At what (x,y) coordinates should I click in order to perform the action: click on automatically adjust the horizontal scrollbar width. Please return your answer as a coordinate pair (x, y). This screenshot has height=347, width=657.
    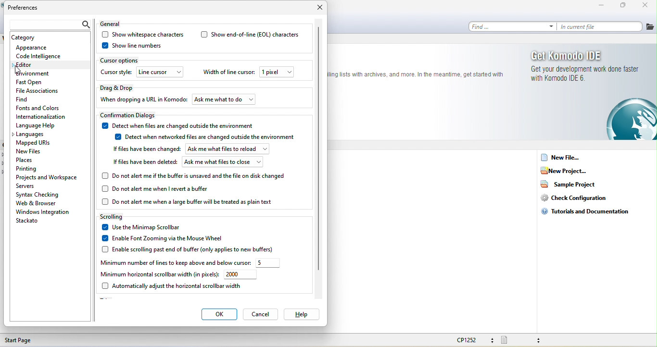
    Looking at the image, I should click on (171, 286).